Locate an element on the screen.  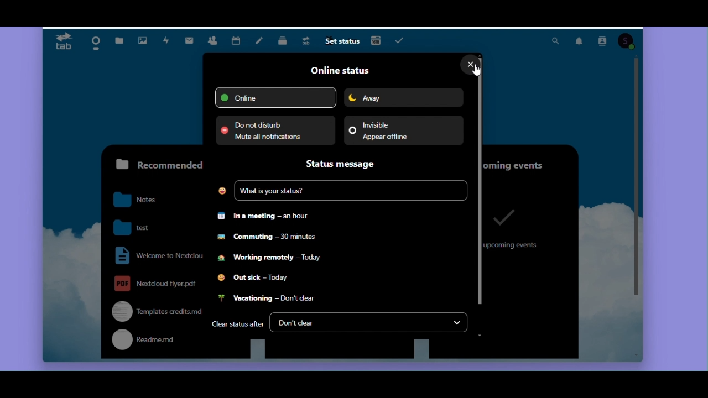
Online is located at coordinates (275, 97).